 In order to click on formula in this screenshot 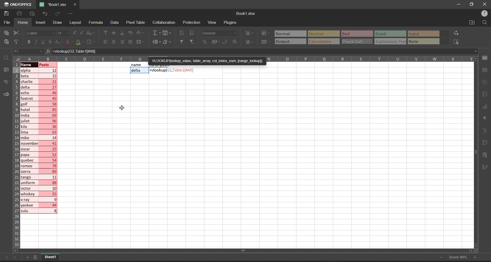, I will do `click(47, 51)`.